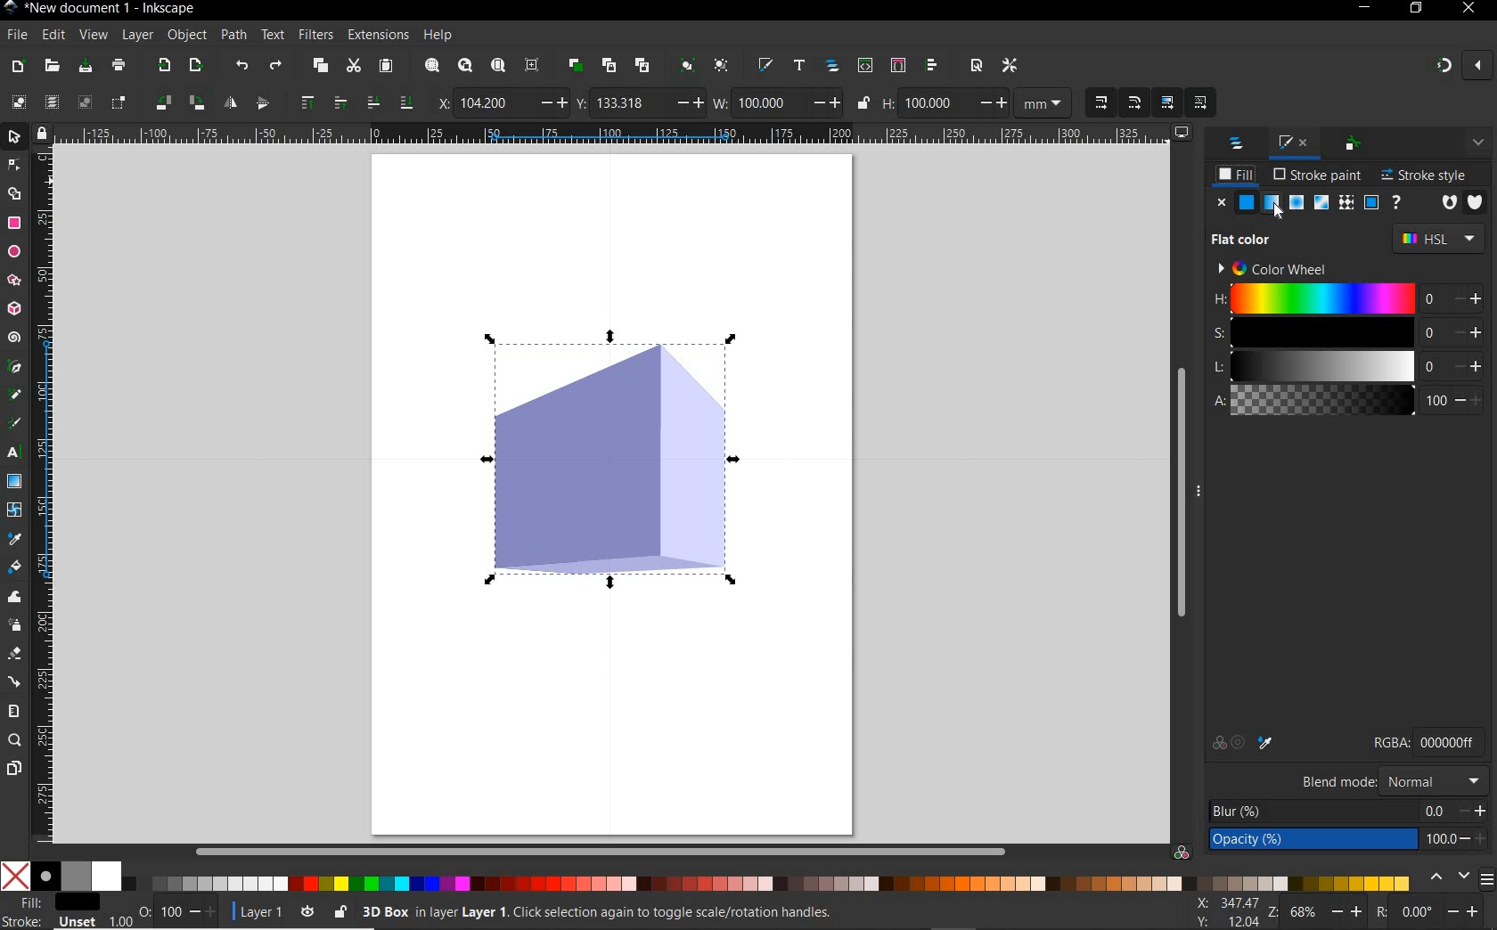 The height and width of the screenshot is (930, 1497). What do you see at coordinates (888, 102) in the screenshot?
I see `HEIGHT OF SELECTION` at bounding box center [888, 102].